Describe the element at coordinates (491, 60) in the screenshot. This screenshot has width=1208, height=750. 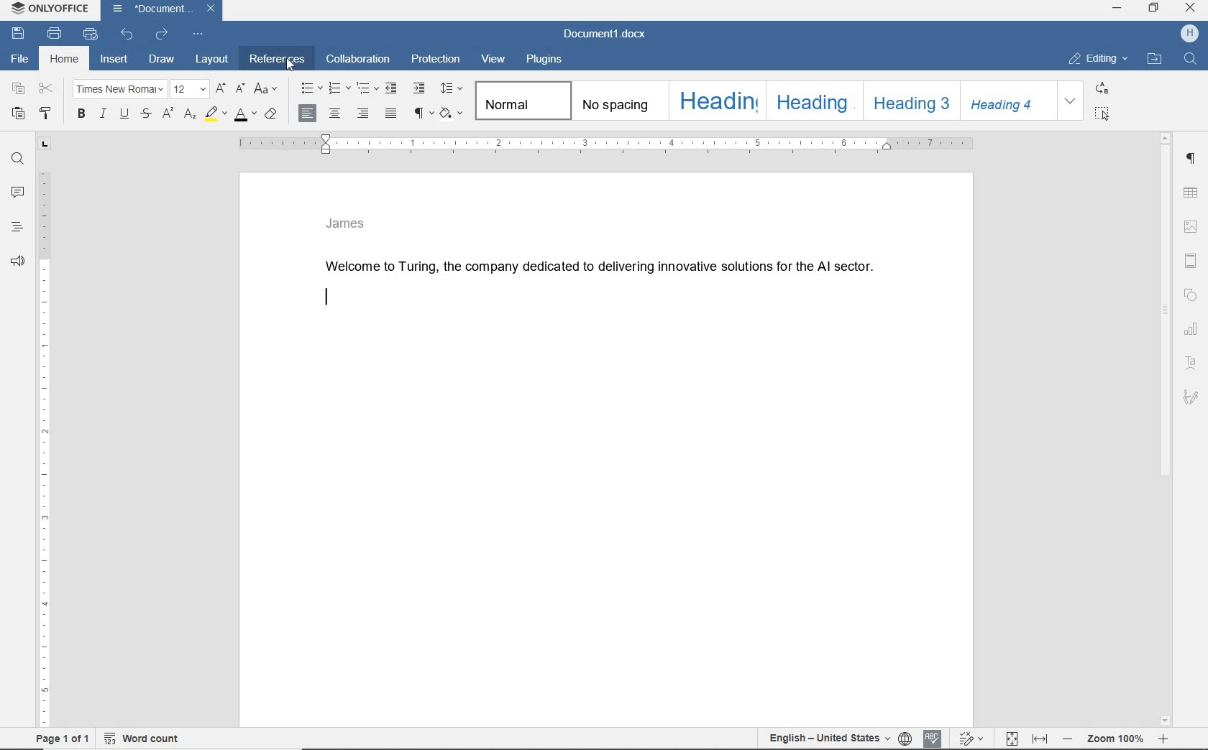
I see `view` at that location.